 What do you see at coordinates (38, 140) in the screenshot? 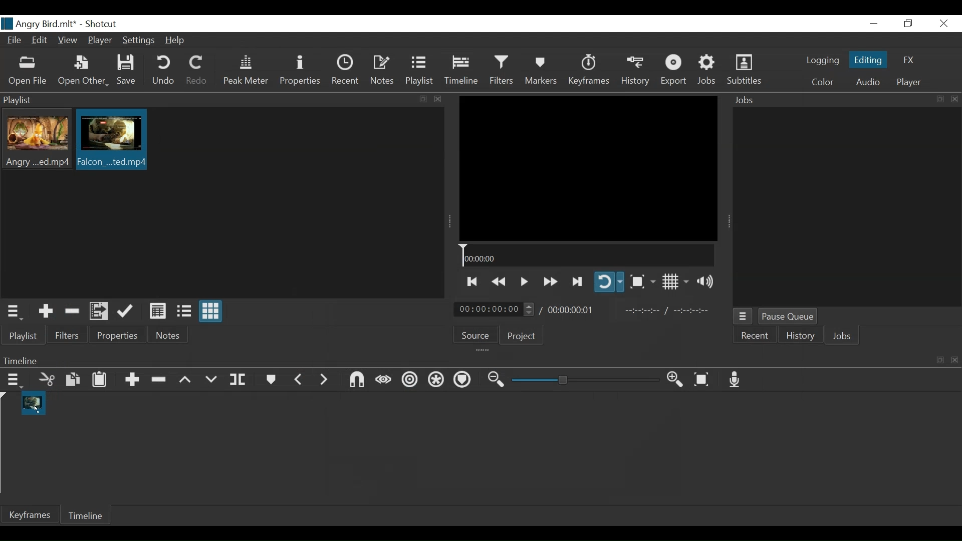
I see `Clip` at bounding box center [38, 140].